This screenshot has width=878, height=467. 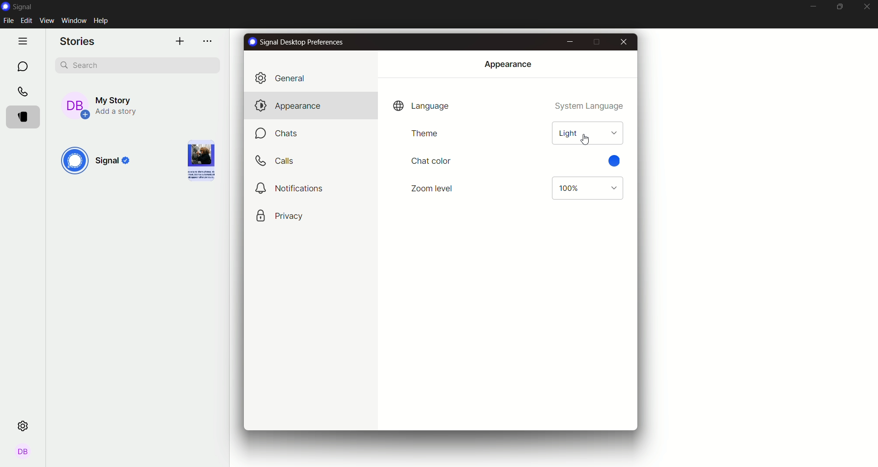 I want to click on signal logo, so click(x=99, y=162).